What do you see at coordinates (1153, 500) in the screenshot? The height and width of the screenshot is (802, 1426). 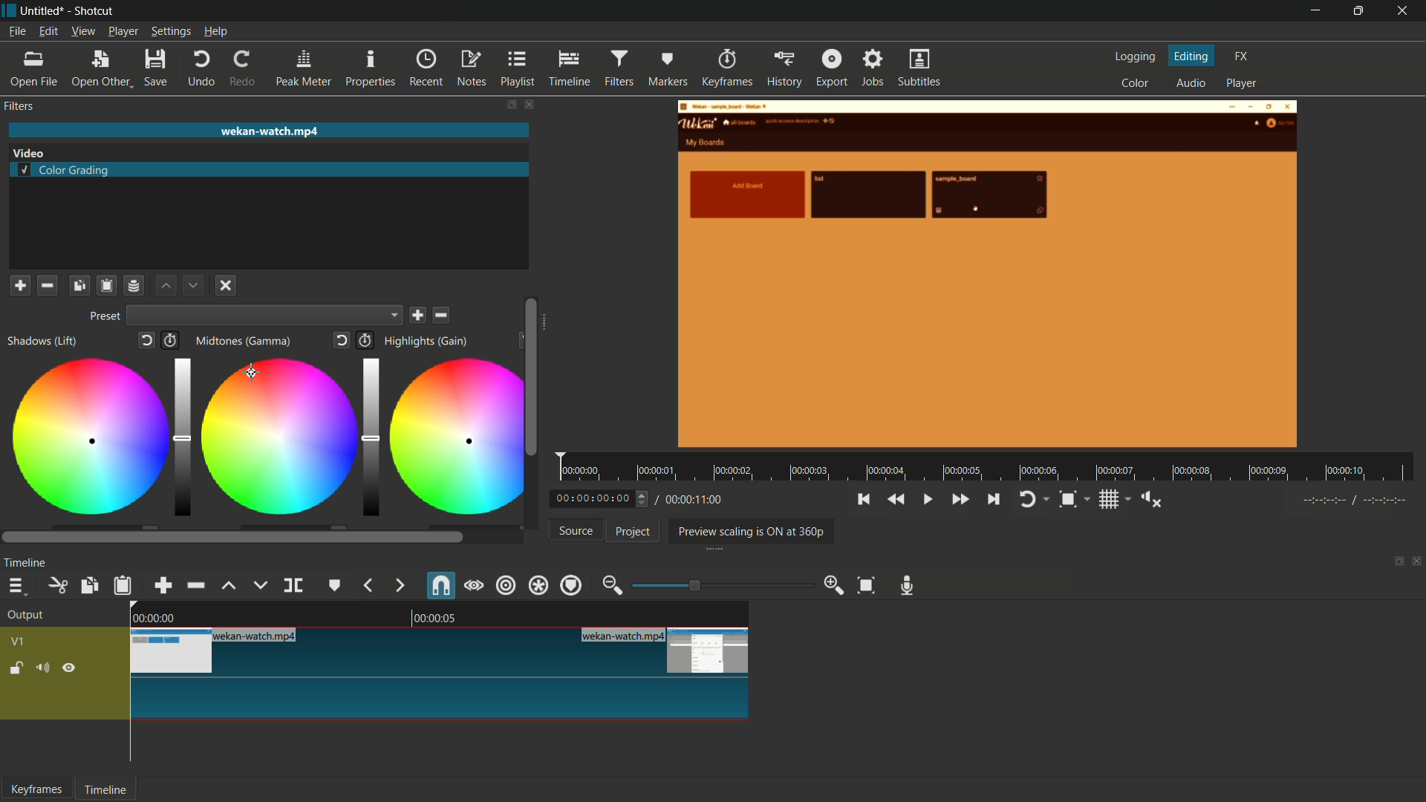 I see `show volume control` at bounding box center [1153, 500].